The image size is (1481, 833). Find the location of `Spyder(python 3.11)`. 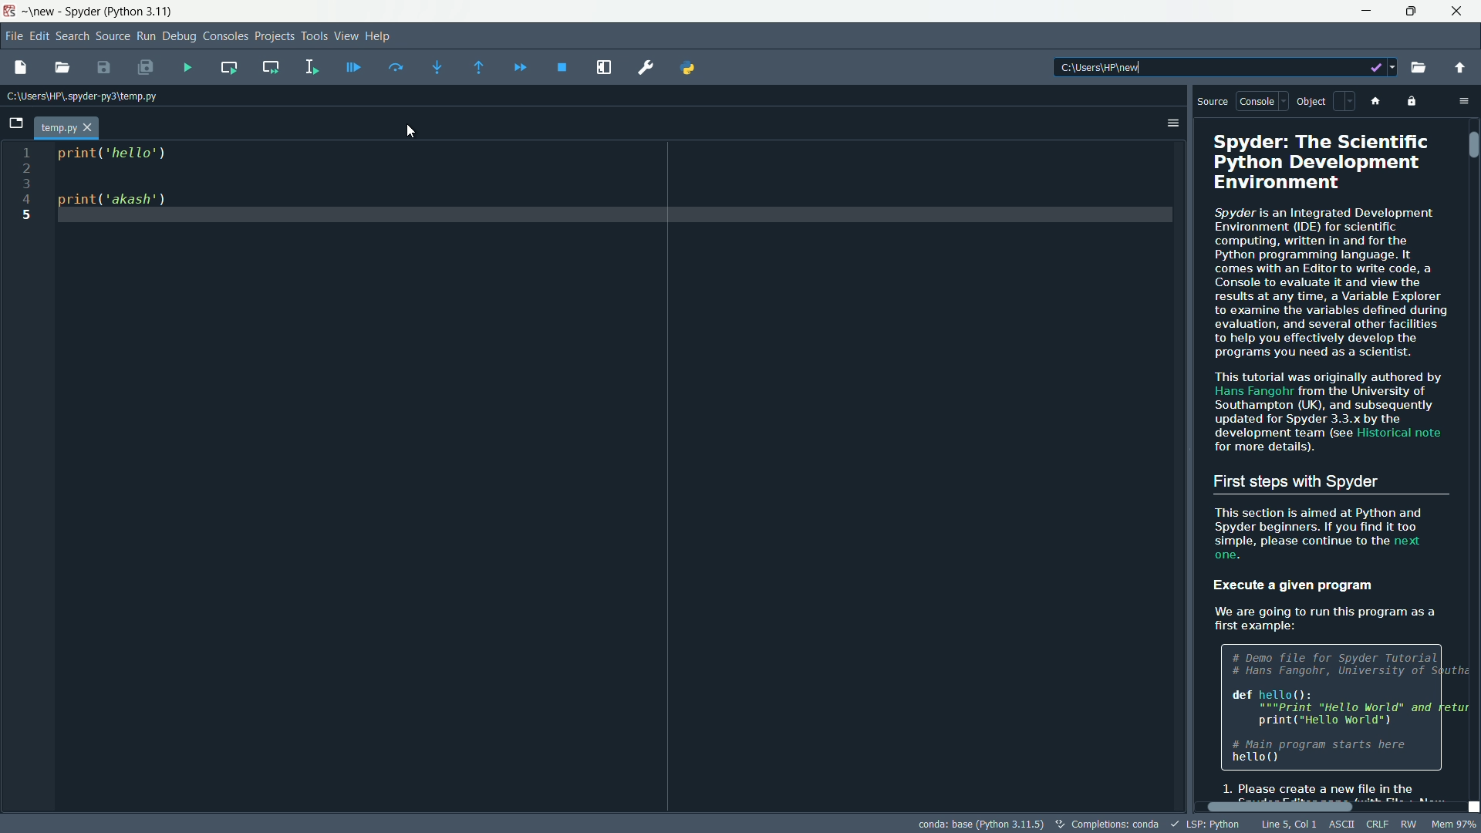

Spyder(python 3.11) is located at coordinates (123, 11).